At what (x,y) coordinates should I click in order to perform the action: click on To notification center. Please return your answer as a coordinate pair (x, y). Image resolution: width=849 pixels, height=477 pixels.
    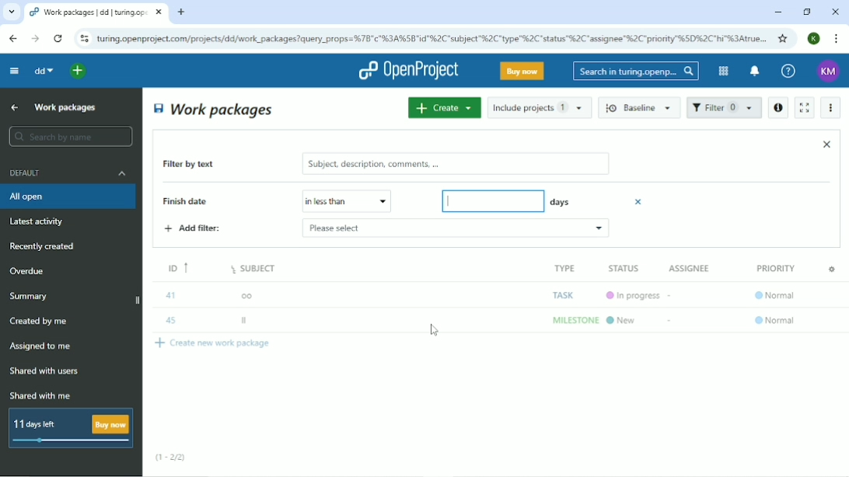
    Looking at the image, I should click on (753, 72).